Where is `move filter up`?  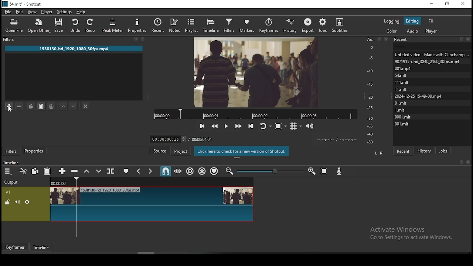 move filter up is located at coordinates (63, 107).